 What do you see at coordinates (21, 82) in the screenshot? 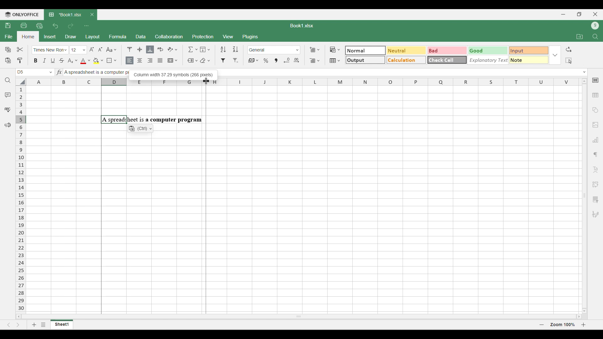
I see `Select all column and rows` at bounding box center [21, 82].